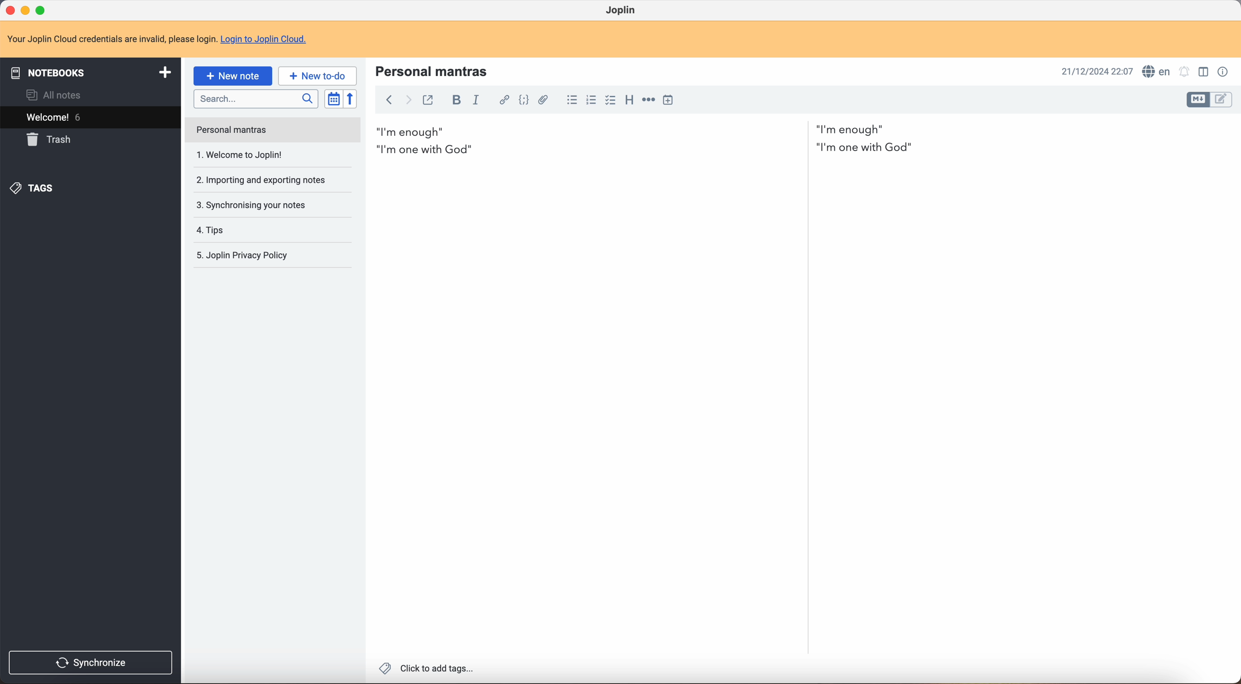  I want to click on bulleted list, so click(571, 100).